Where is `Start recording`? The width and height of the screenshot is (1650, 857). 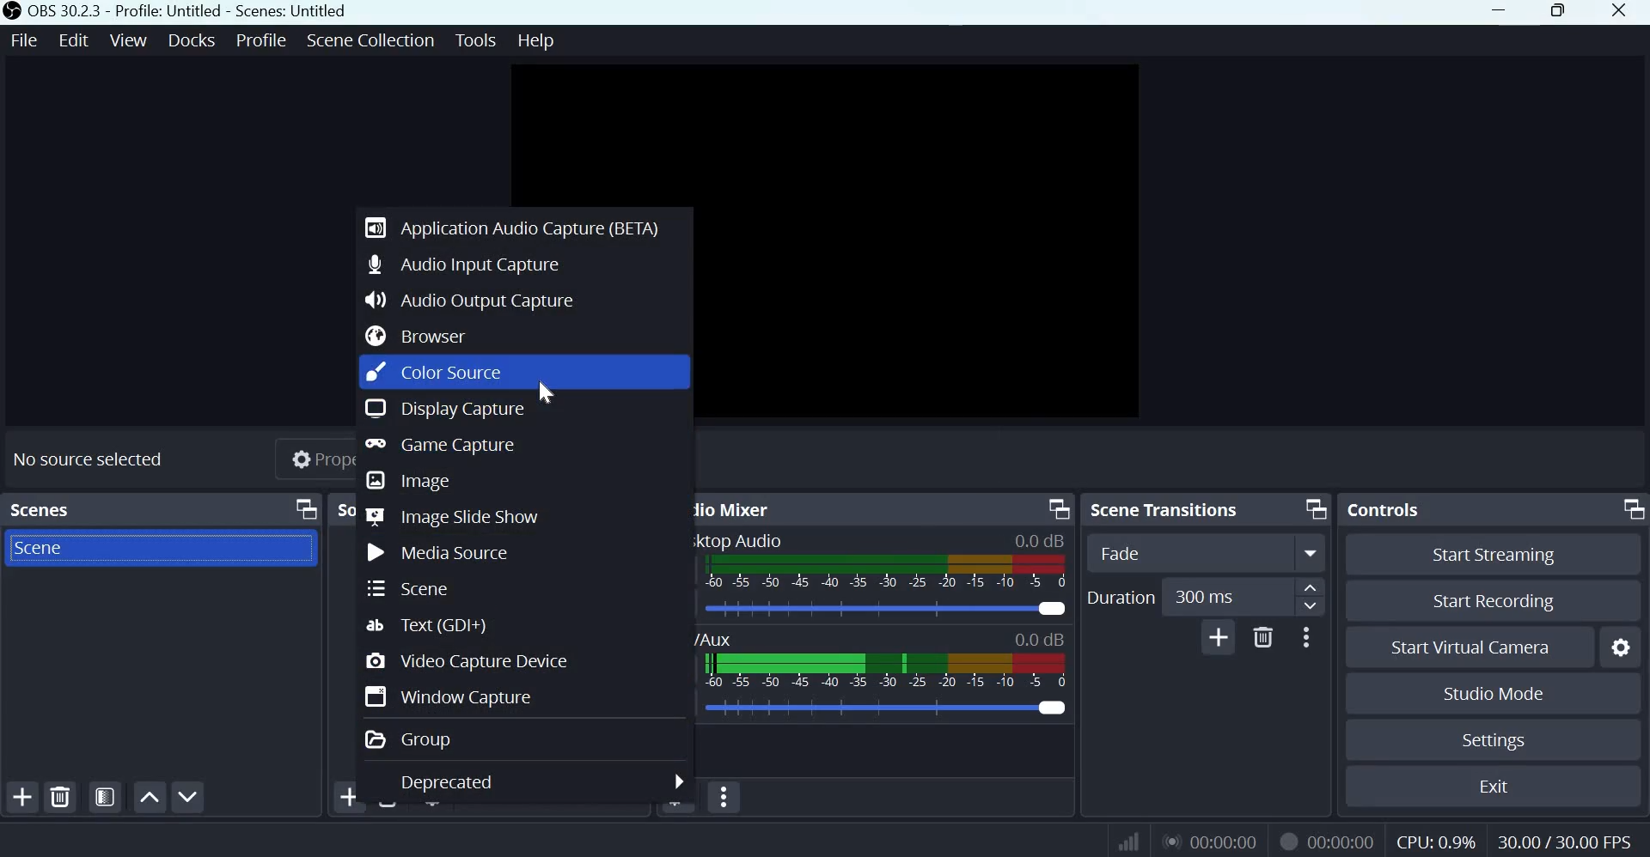
Start recording is located at coordinates (1503, 602).